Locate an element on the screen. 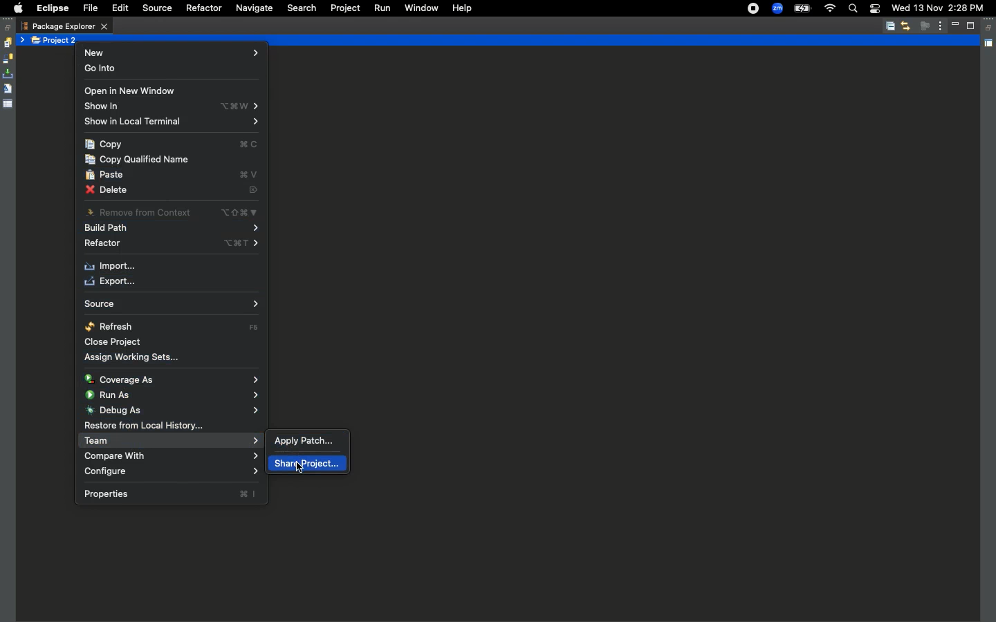  Help is located at coordinates (460, 8).